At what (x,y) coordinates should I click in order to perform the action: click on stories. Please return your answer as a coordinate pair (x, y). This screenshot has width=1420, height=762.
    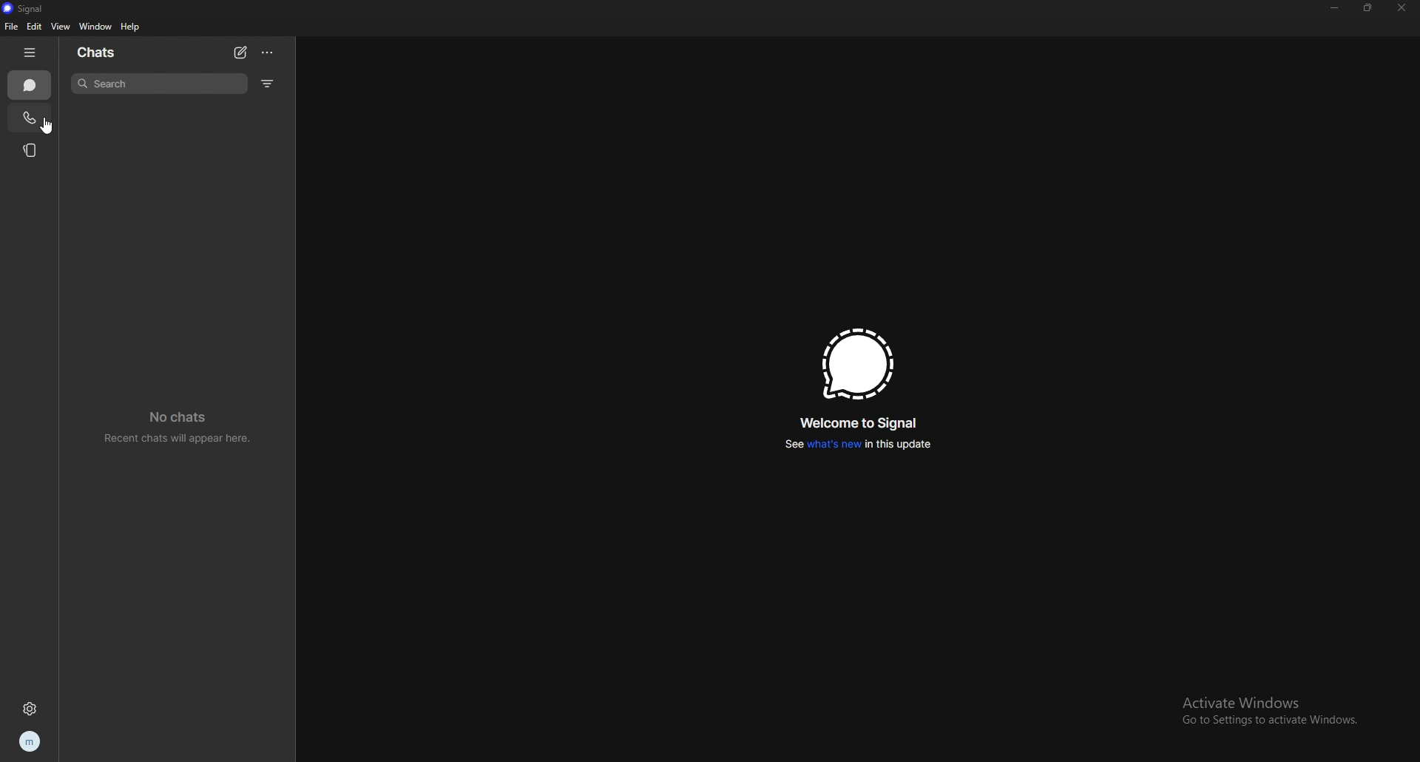
    Looking at the image, I should click on (32, 149).